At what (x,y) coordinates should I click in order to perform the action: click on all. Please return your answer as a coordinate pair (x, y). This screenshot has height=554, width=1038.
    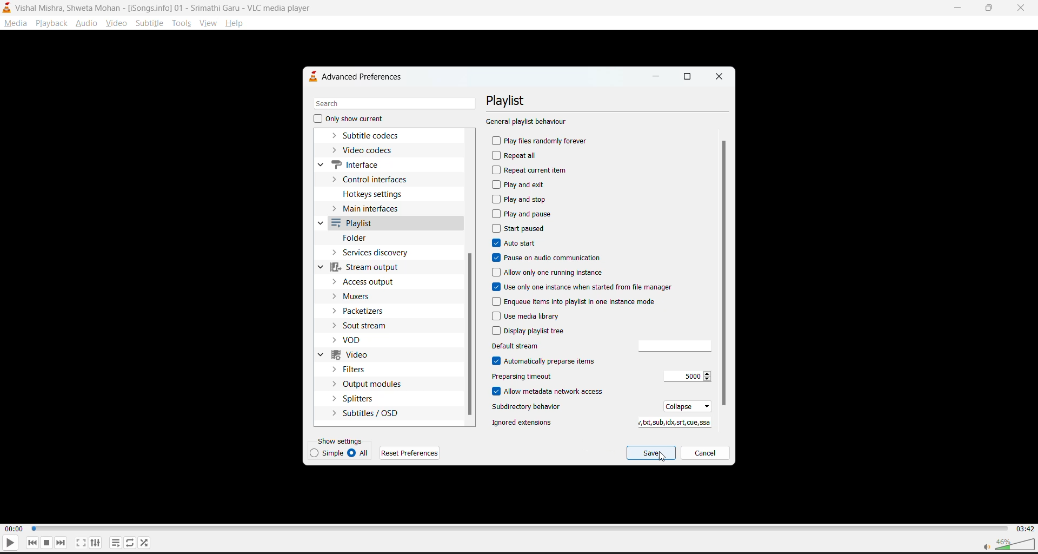
    Looking at the image, I should click on (360, 453).